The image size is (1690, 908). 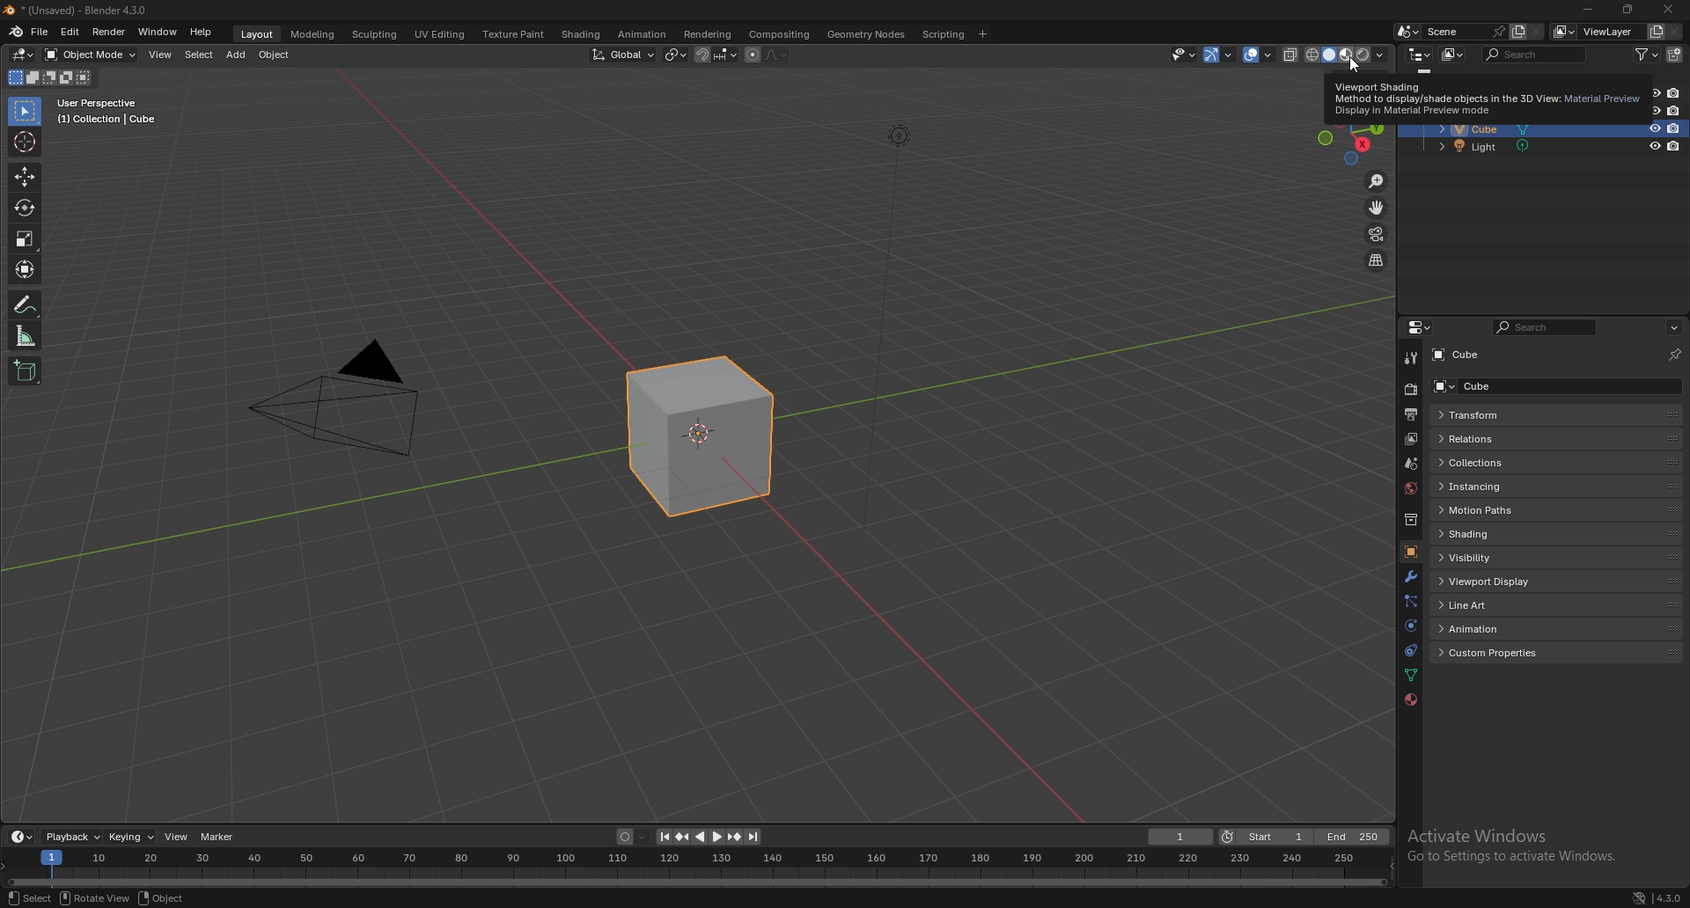 I want to click on view, so click(x=160, y=56).